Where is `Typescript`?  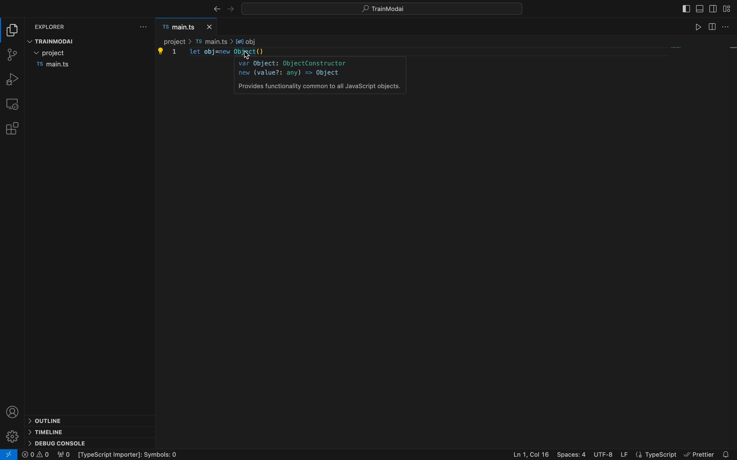 Typescript is located at coordinates (657, 454).